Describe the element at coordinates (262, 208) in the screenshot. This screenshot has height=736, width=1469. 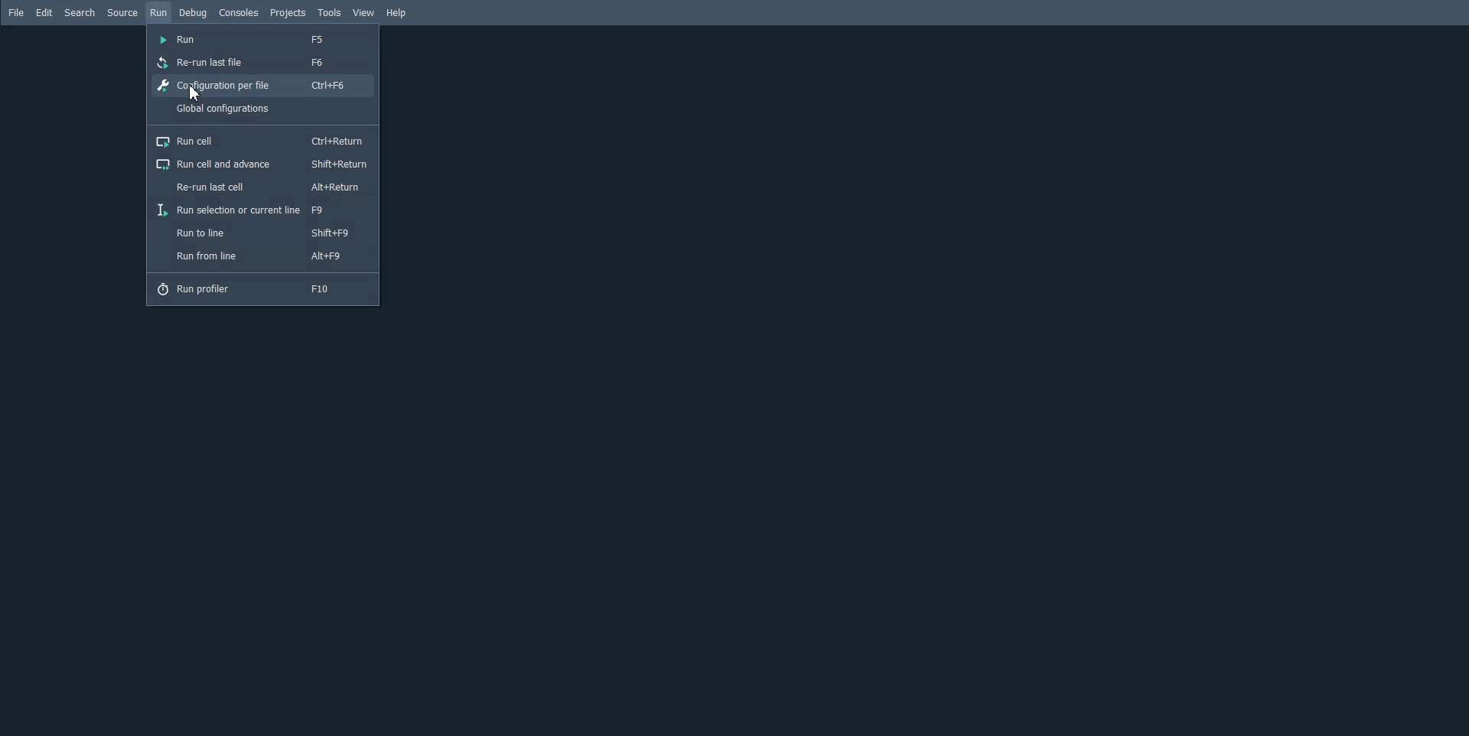
I see `Run selection or current line ` at that location.